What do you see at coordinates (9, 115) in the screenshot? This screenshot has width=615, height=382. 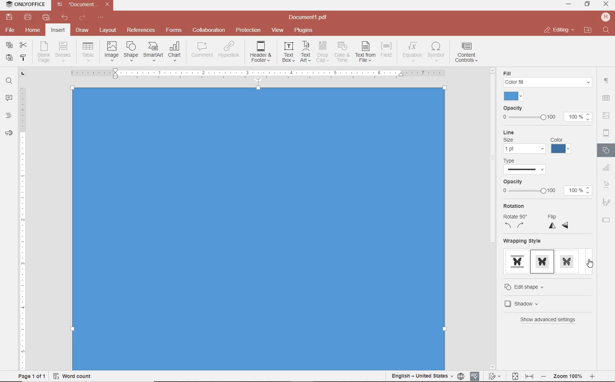 I see `heading` at bounding box center [9, 115].